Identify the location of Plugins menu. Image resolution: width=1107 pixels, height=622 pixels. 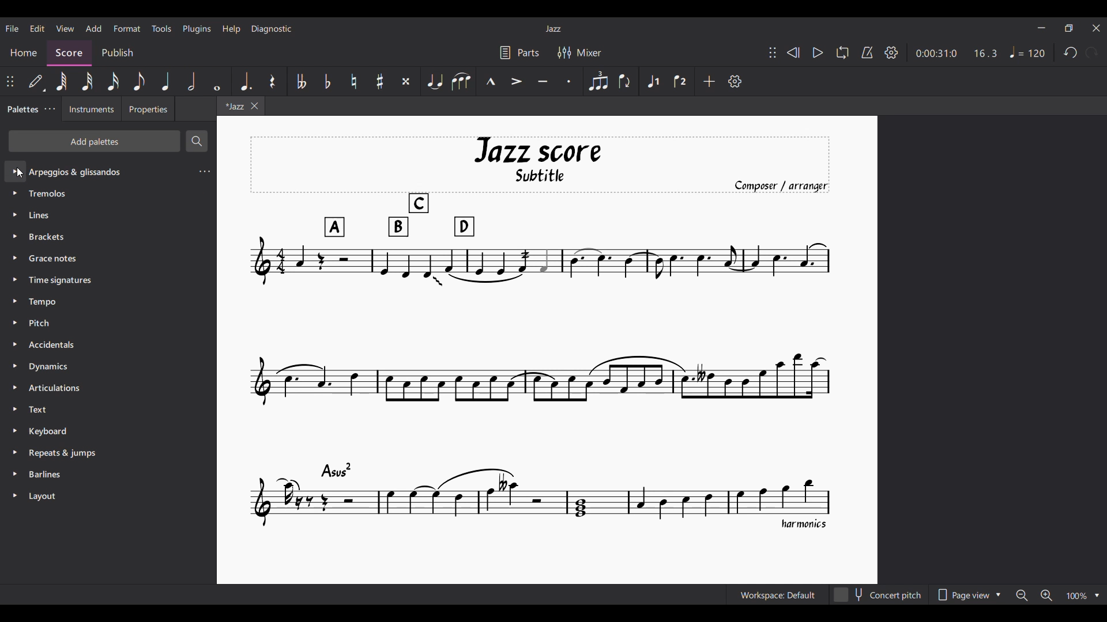
(197, 29).